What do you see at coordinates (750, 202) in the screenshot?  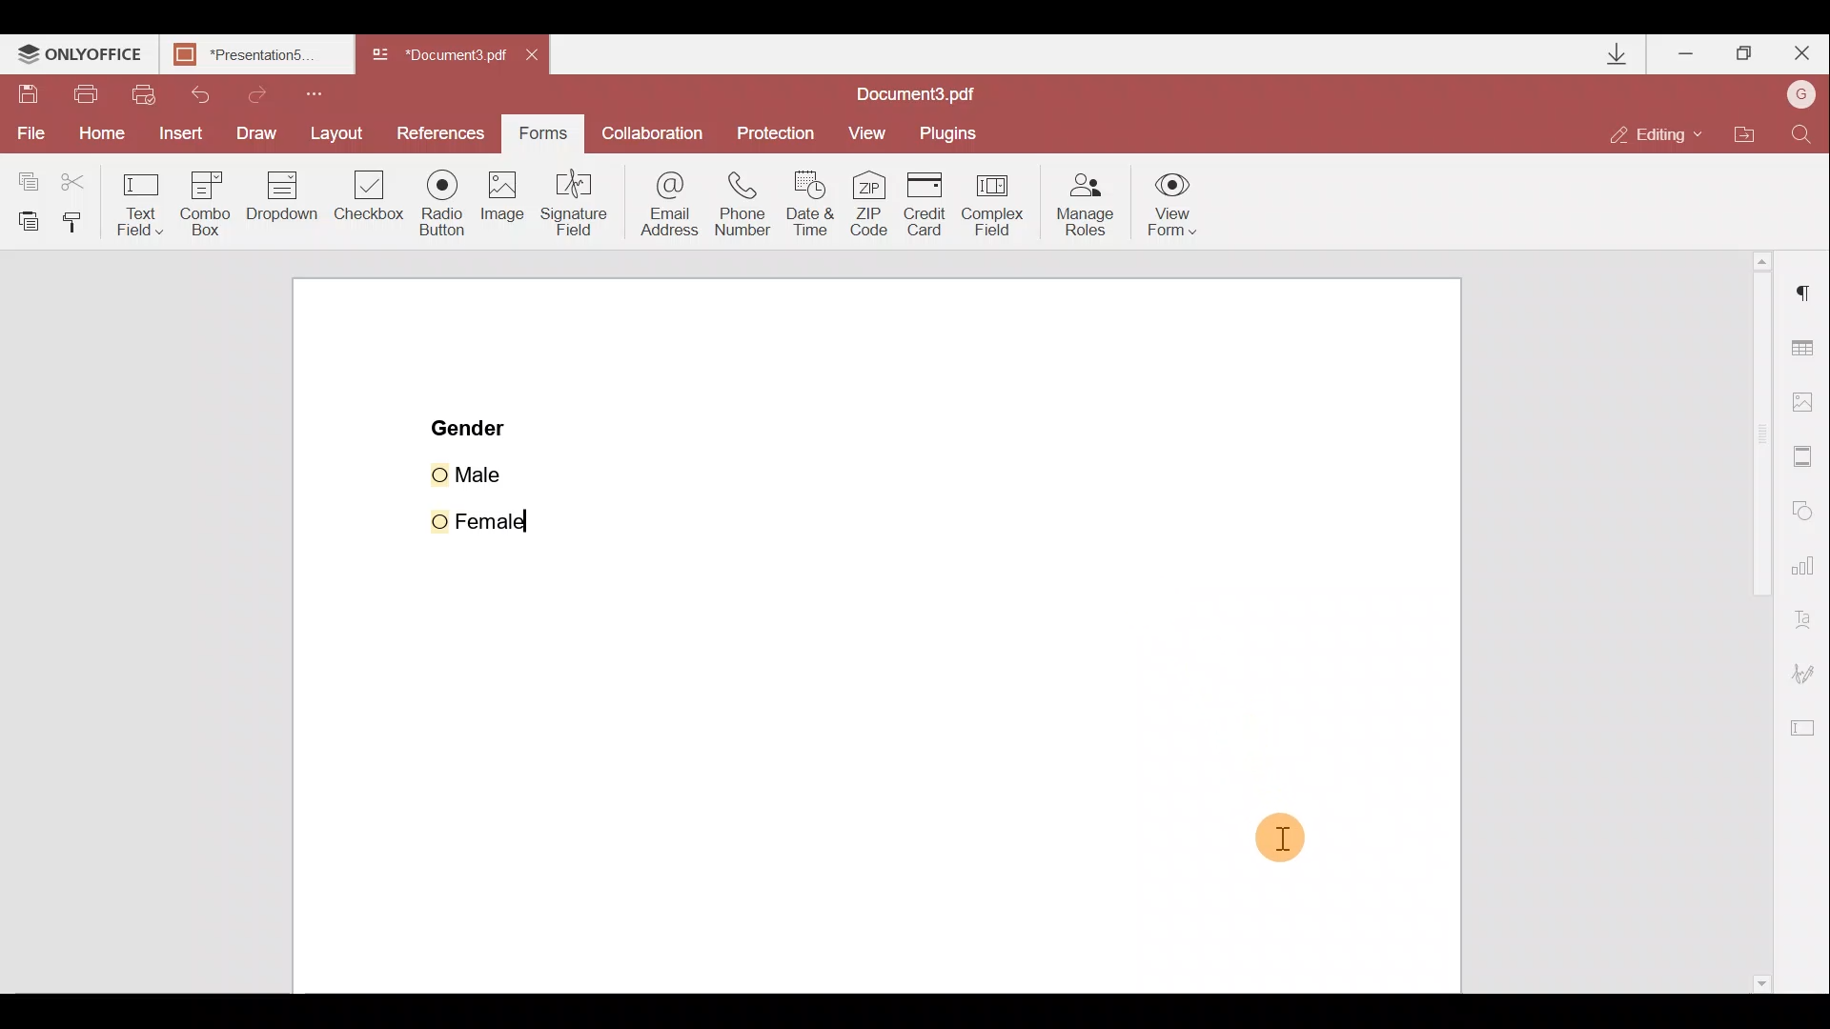 I see `Phone number` at bounding box center [750, 202].